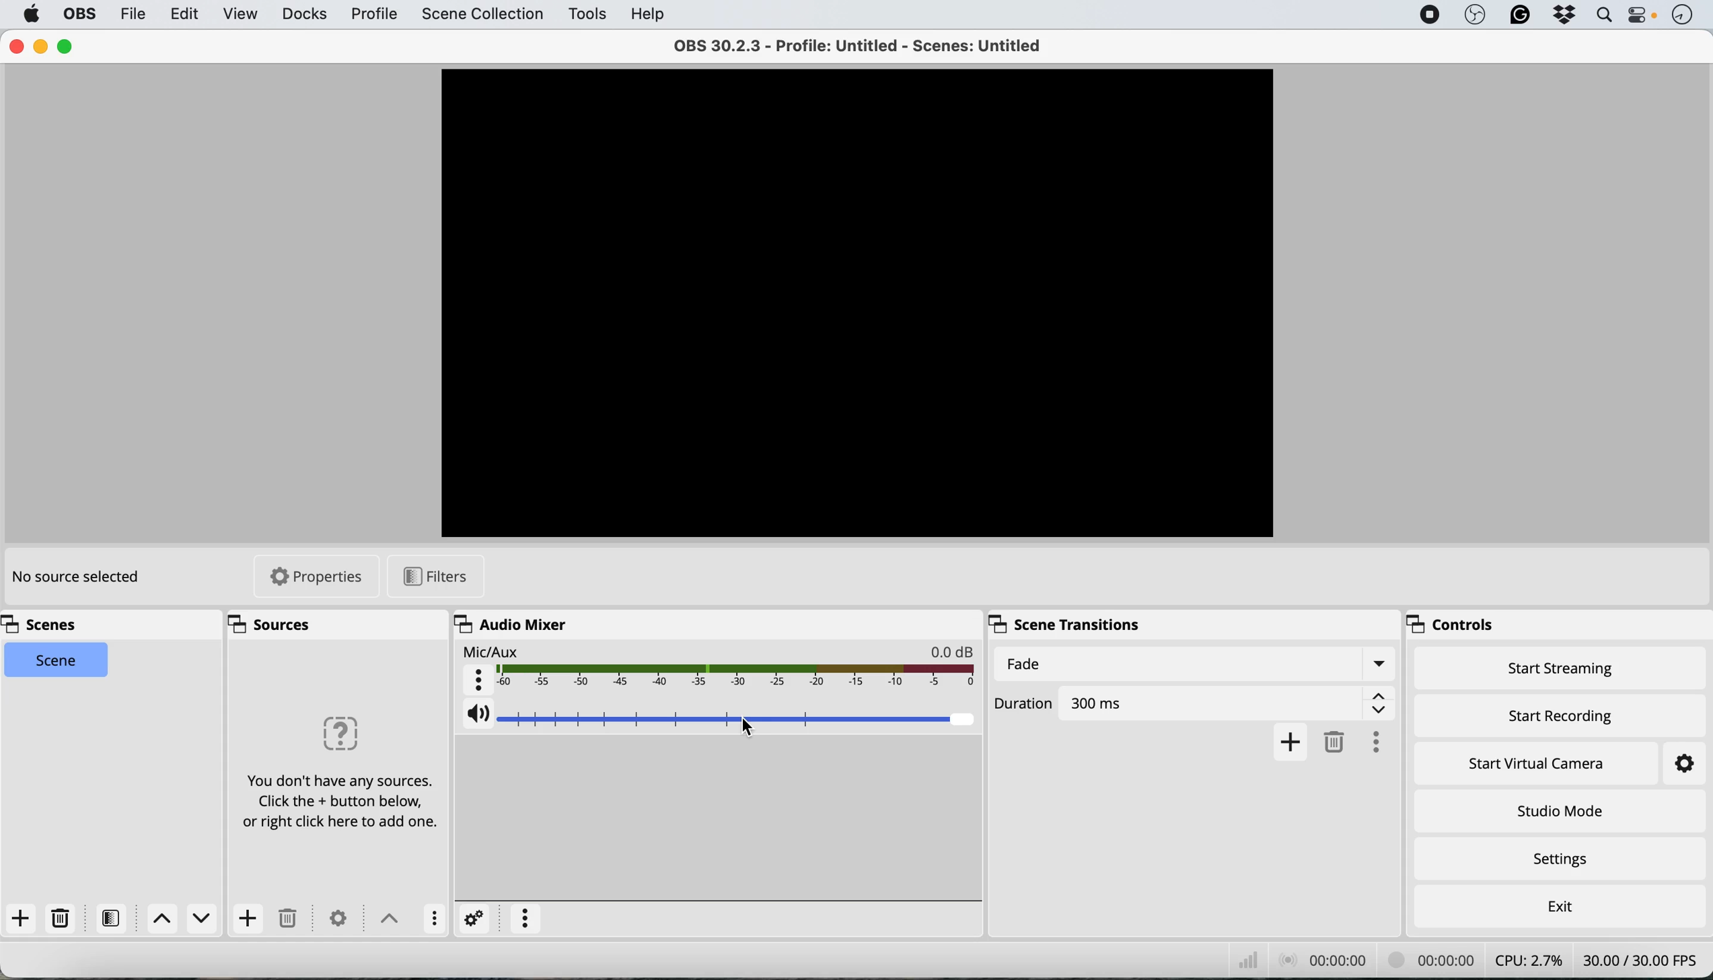 This screenshot has width=1713, height=980. Describe the element at coordinates (372, 16) in the screenshot. I see `profile` at that location.